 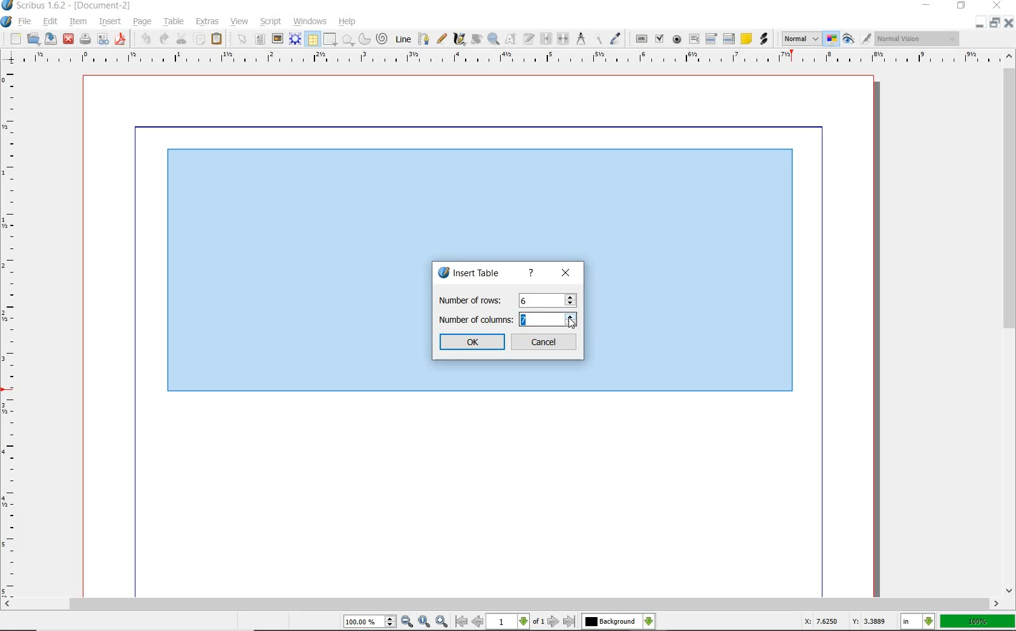 What do you see at coordinates (615, 38) in the screenshot?
I see `eye dropper` at bounding box center [615, 38].